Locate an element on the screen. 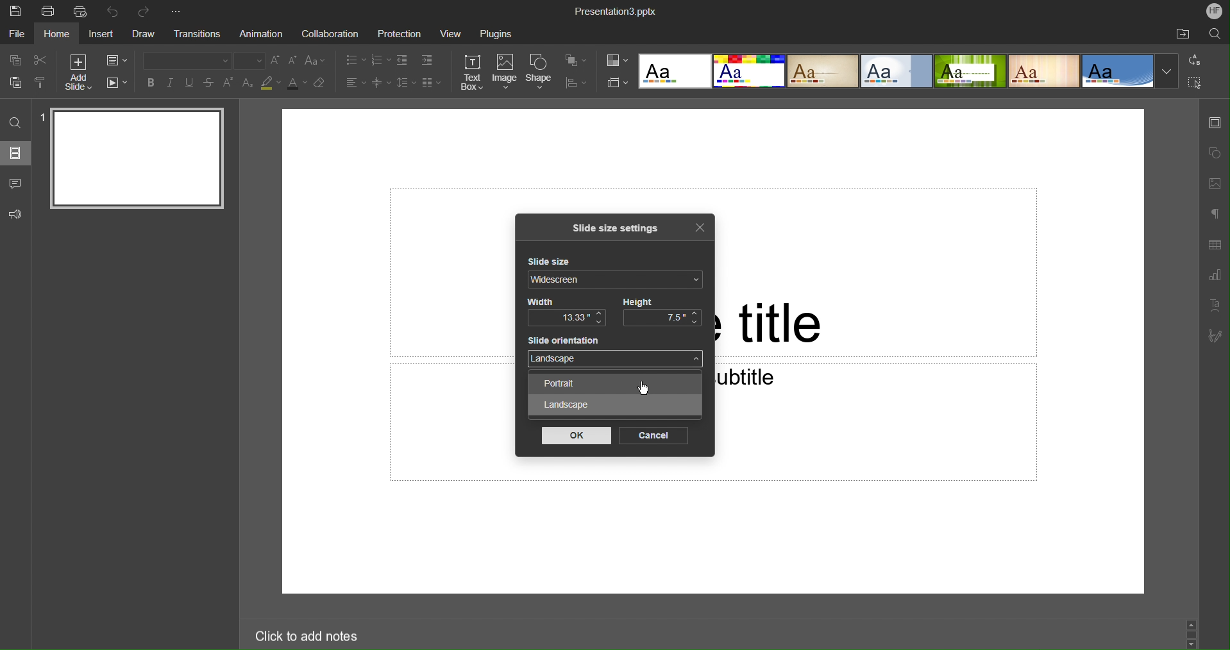 The height and width of the screenshot is (650, 1230). Landscape is located at coordinates (614, 406).